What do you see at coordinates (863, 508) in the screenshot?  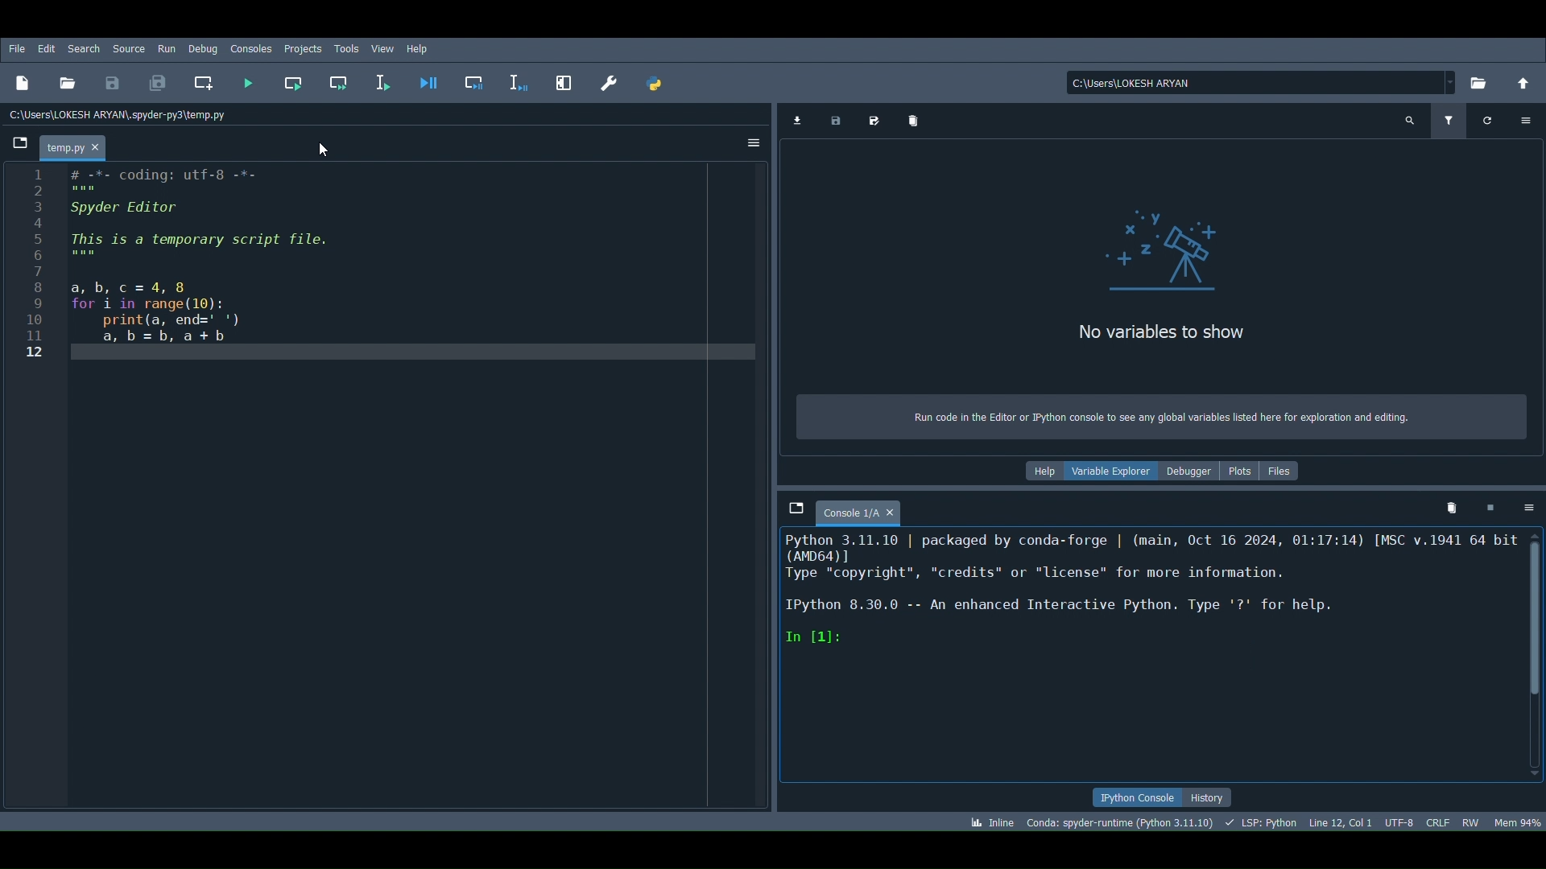 I see `Console name` at bounding box center [863, 508].